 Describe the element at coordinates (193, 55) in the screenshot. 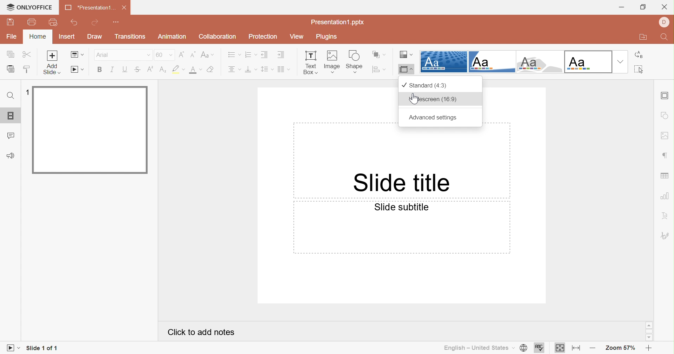

I see `Decrement font size` at that location.